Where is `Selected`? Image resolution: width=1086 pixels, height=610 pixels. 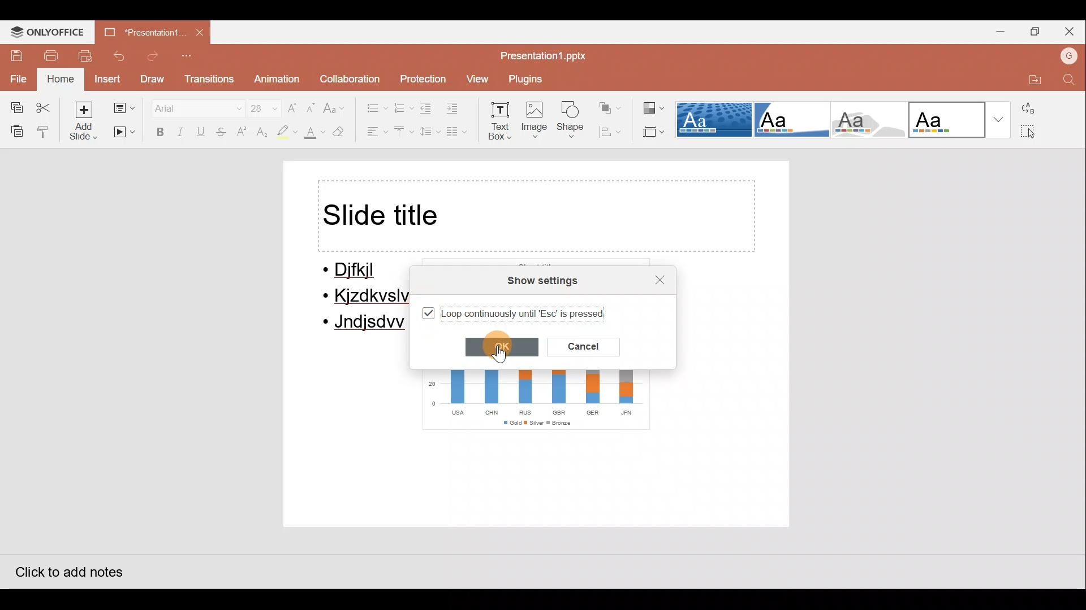
Selected is located at coordinates (429, 314).